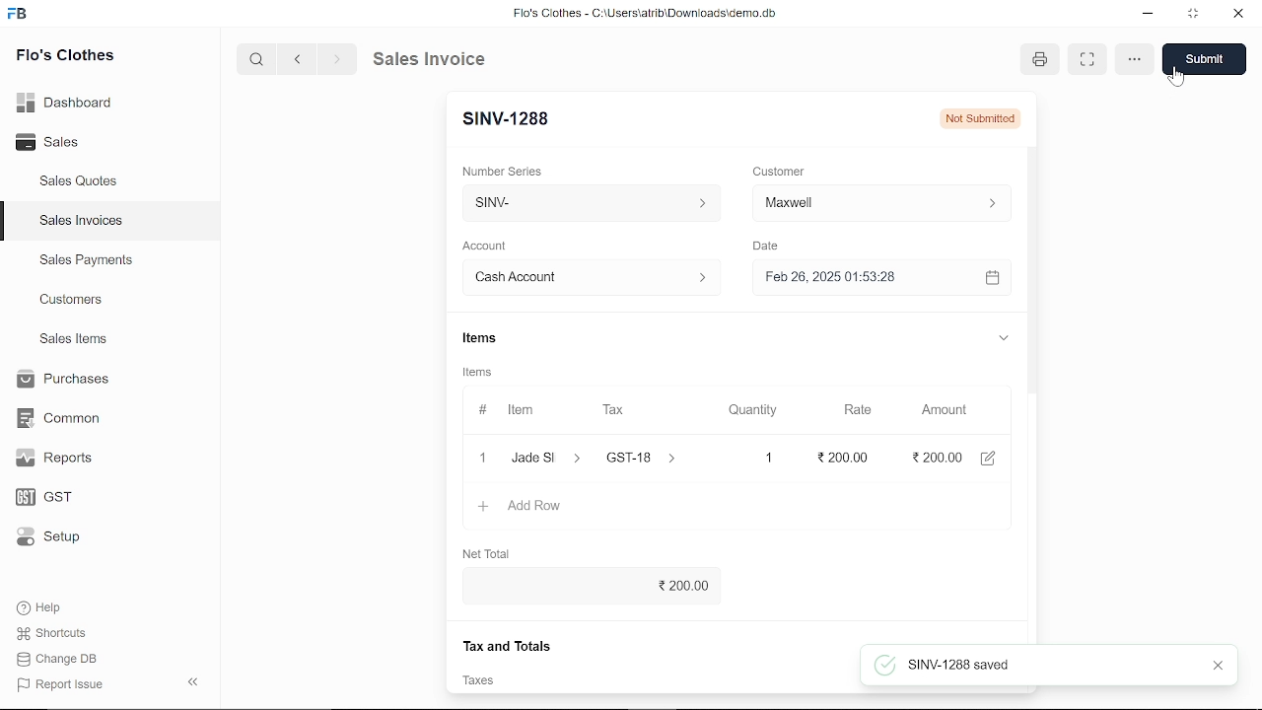 This screenshot has width=1262, height=710. Describe the element at coordinates (781, 171) in the screenshot. I see `Customer` at that location.